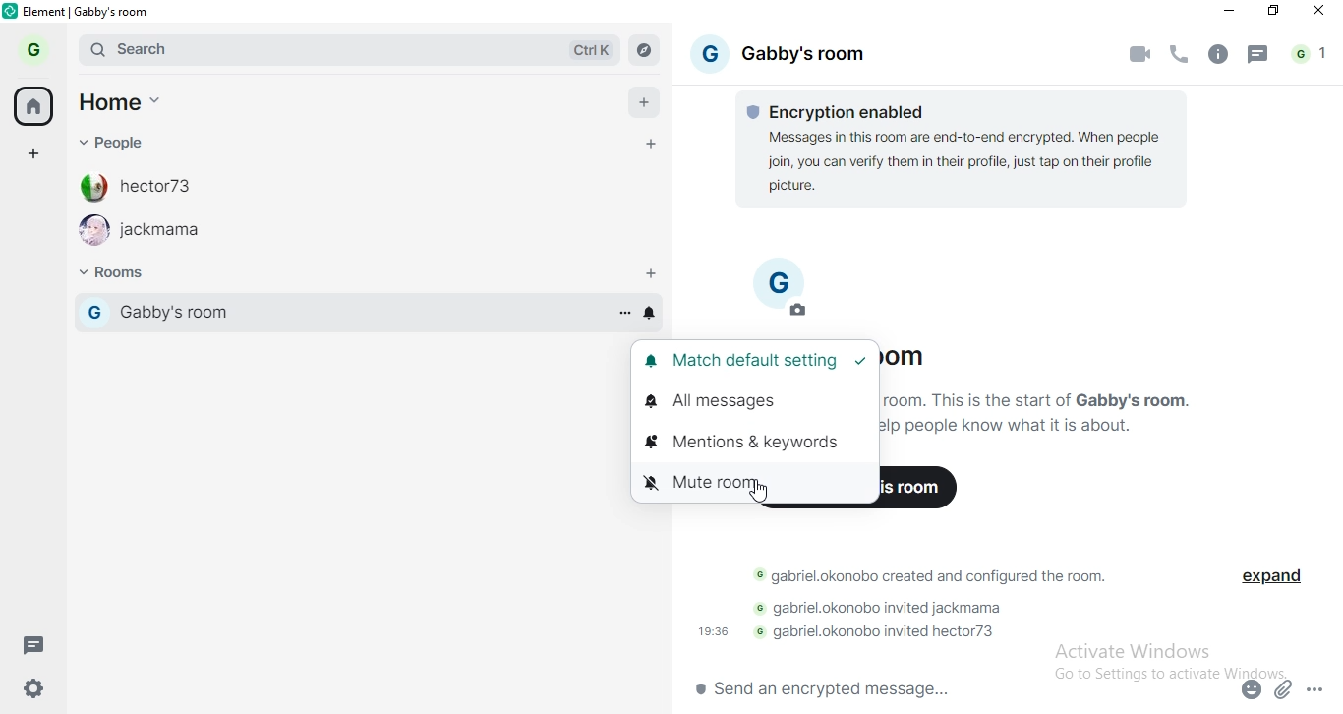  What do you see at coordinates (34, 47) in the screenshot?
I see `profile` at bounding box center [34, 47].